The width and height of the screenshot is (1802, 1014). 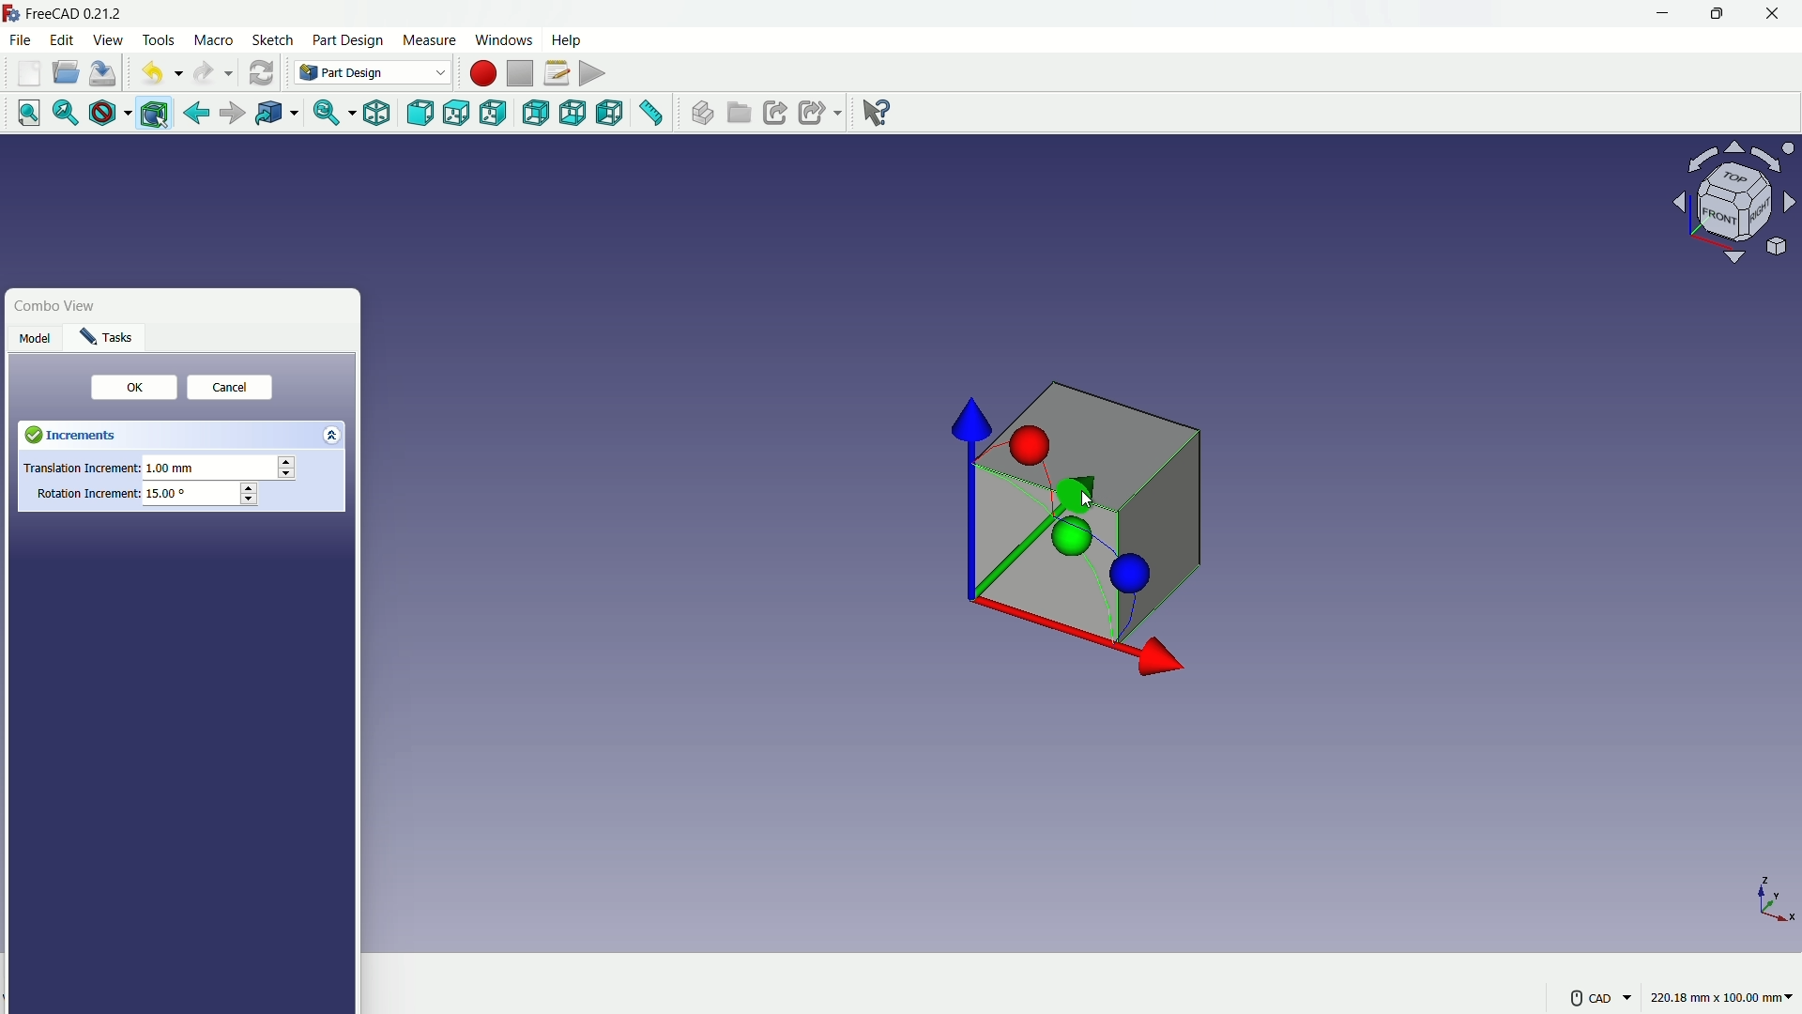 What do you see at coordinates (538, 115) in the screenshot?
I see `back view` at bounding box center [538, 115].